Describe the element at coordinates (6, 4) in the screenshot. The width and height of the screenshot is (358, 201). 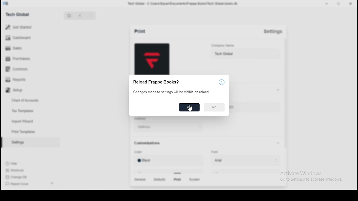
I see `Frappe Books logo` at that location.